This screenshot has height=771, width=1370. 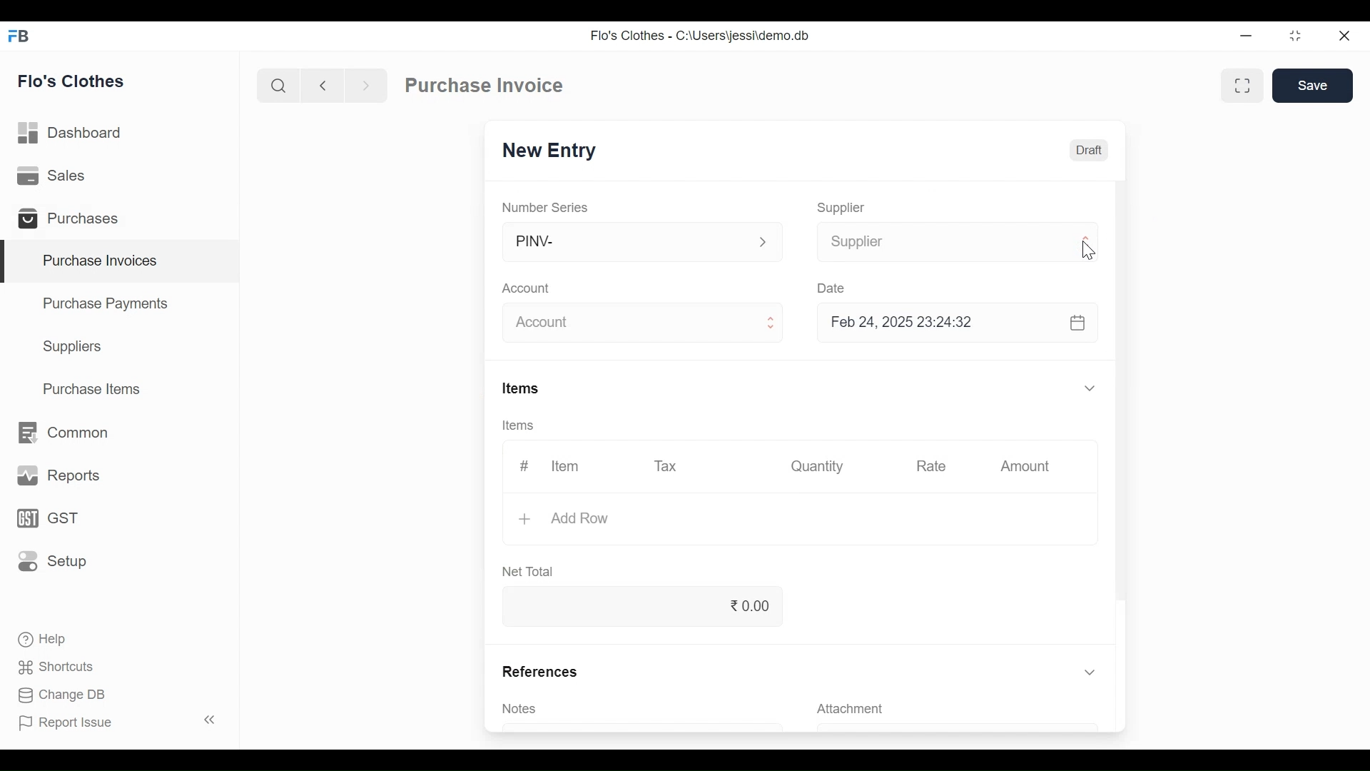 I want to click on Purchases, so click(x=73, y=219).